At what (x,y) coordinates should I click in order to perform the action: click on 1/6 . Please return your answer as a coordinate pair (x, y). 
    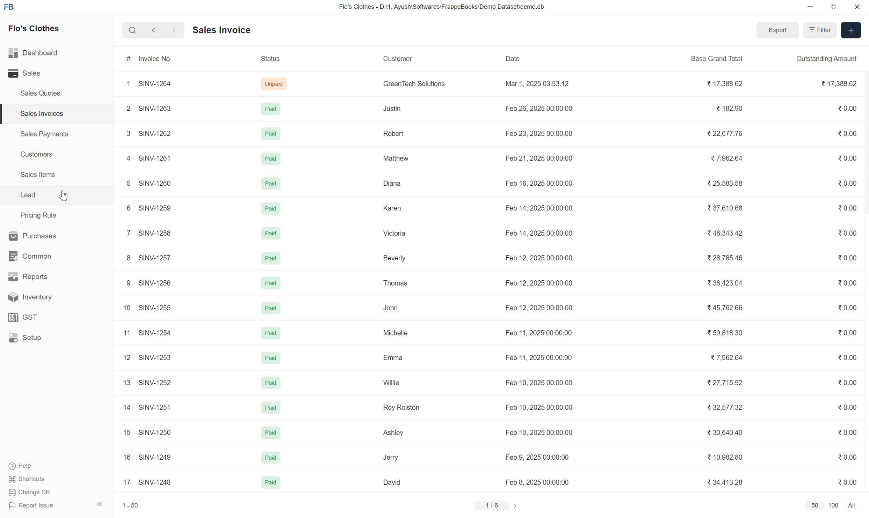
    Looking at the image, I should click on (498, 504).